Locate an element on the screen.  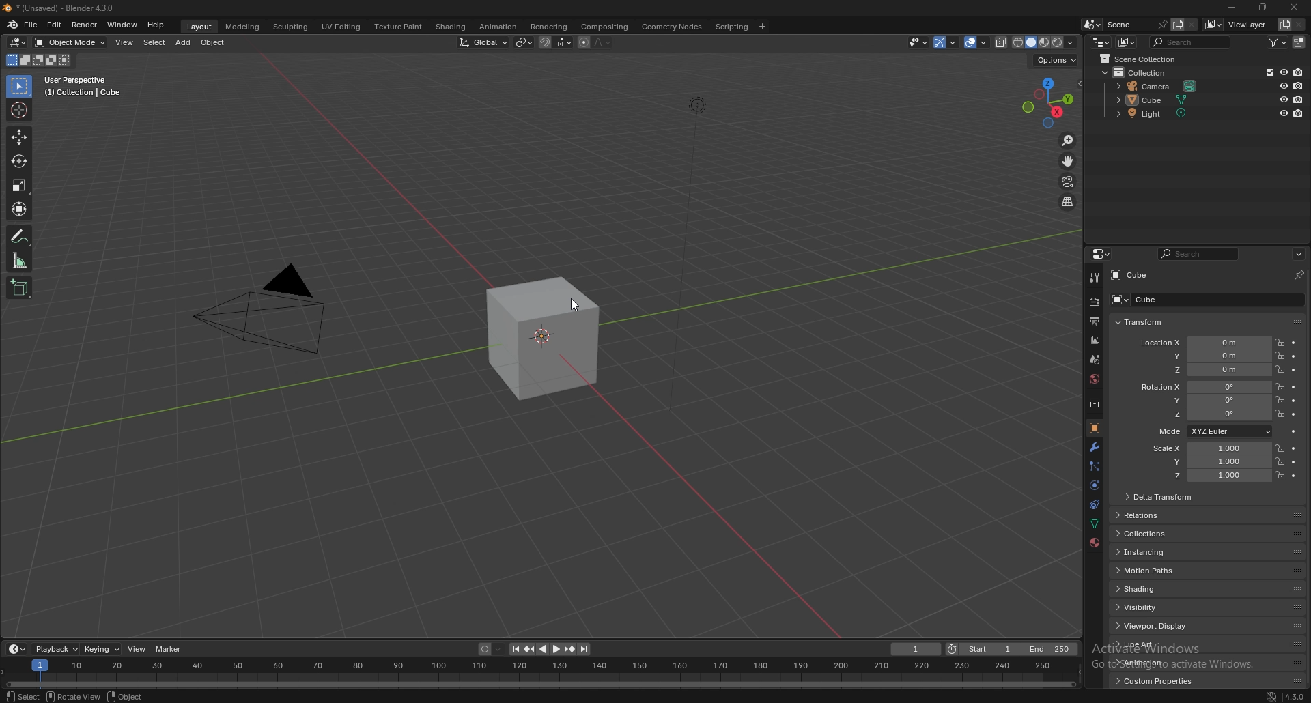
motion paths is located at coordinates (1148, 571).